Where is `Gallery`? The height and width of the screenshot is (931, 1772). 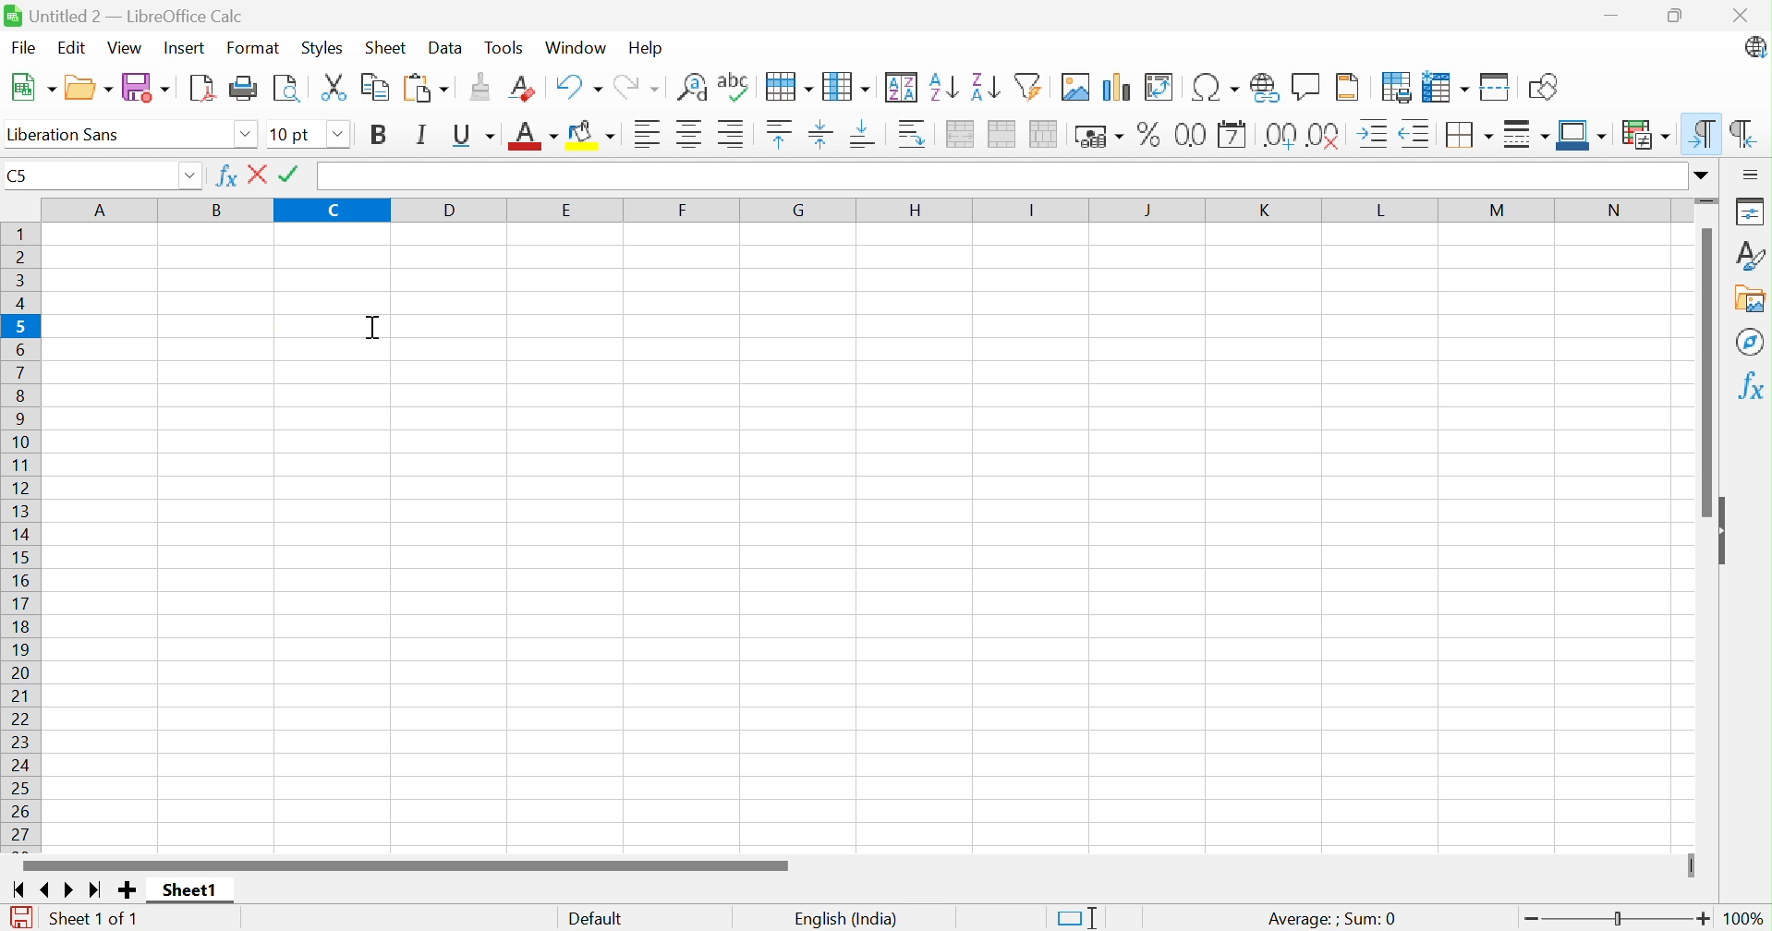
Gallery is located at coordinates (1754, 300).